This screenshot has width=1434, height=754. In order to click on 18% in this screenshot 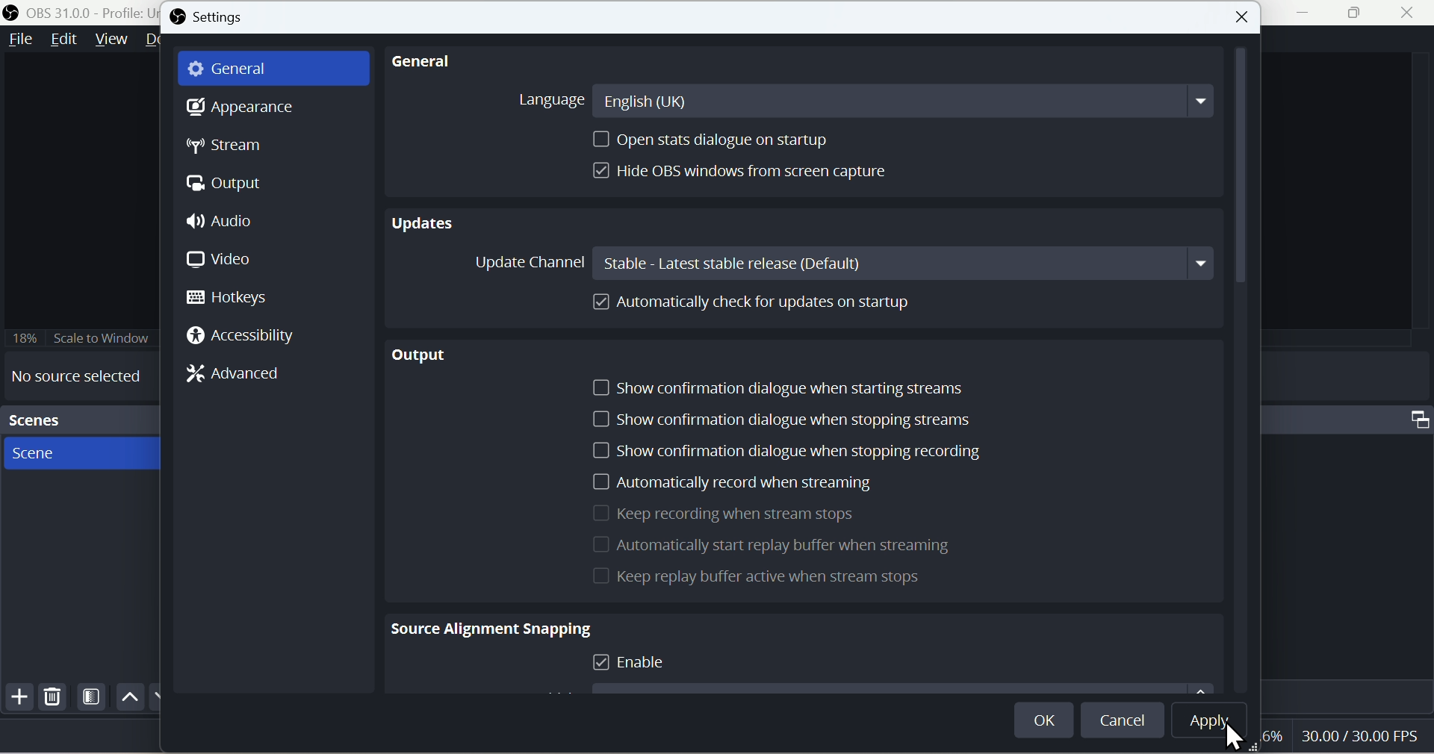, I will do `click(24, 337)`.